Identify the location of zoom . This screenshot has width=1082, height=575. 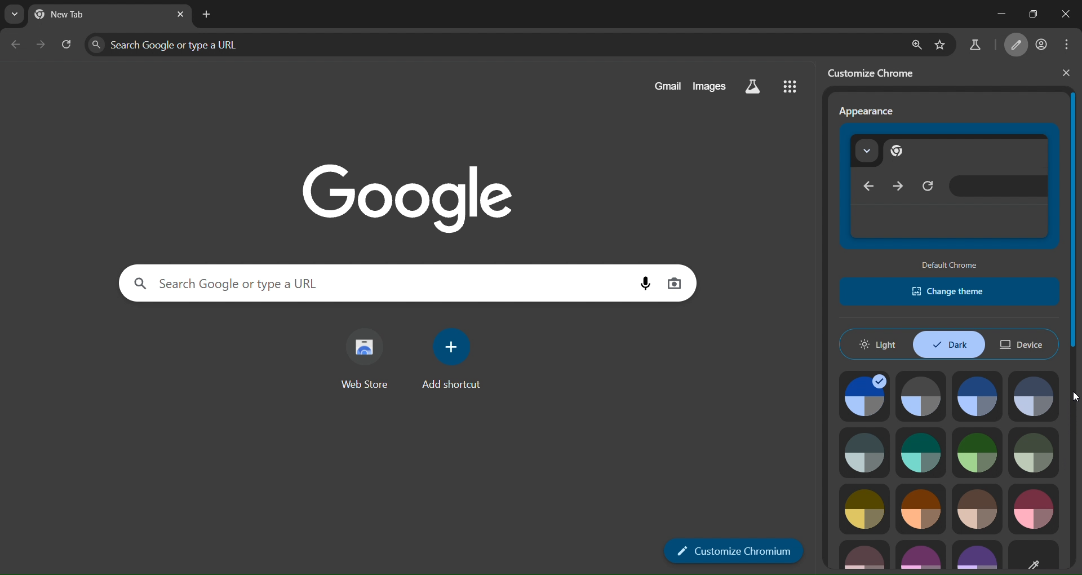
(915, 44).